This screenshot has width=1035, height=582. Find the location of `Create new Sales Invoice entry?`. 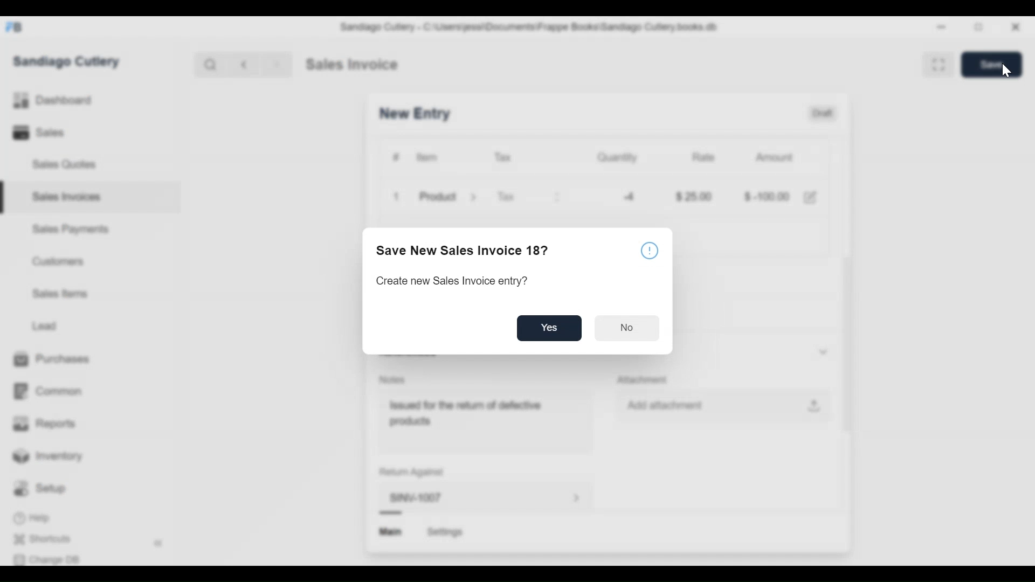

Create new Sales Invoice entry? is located at coordinates (450, 281).